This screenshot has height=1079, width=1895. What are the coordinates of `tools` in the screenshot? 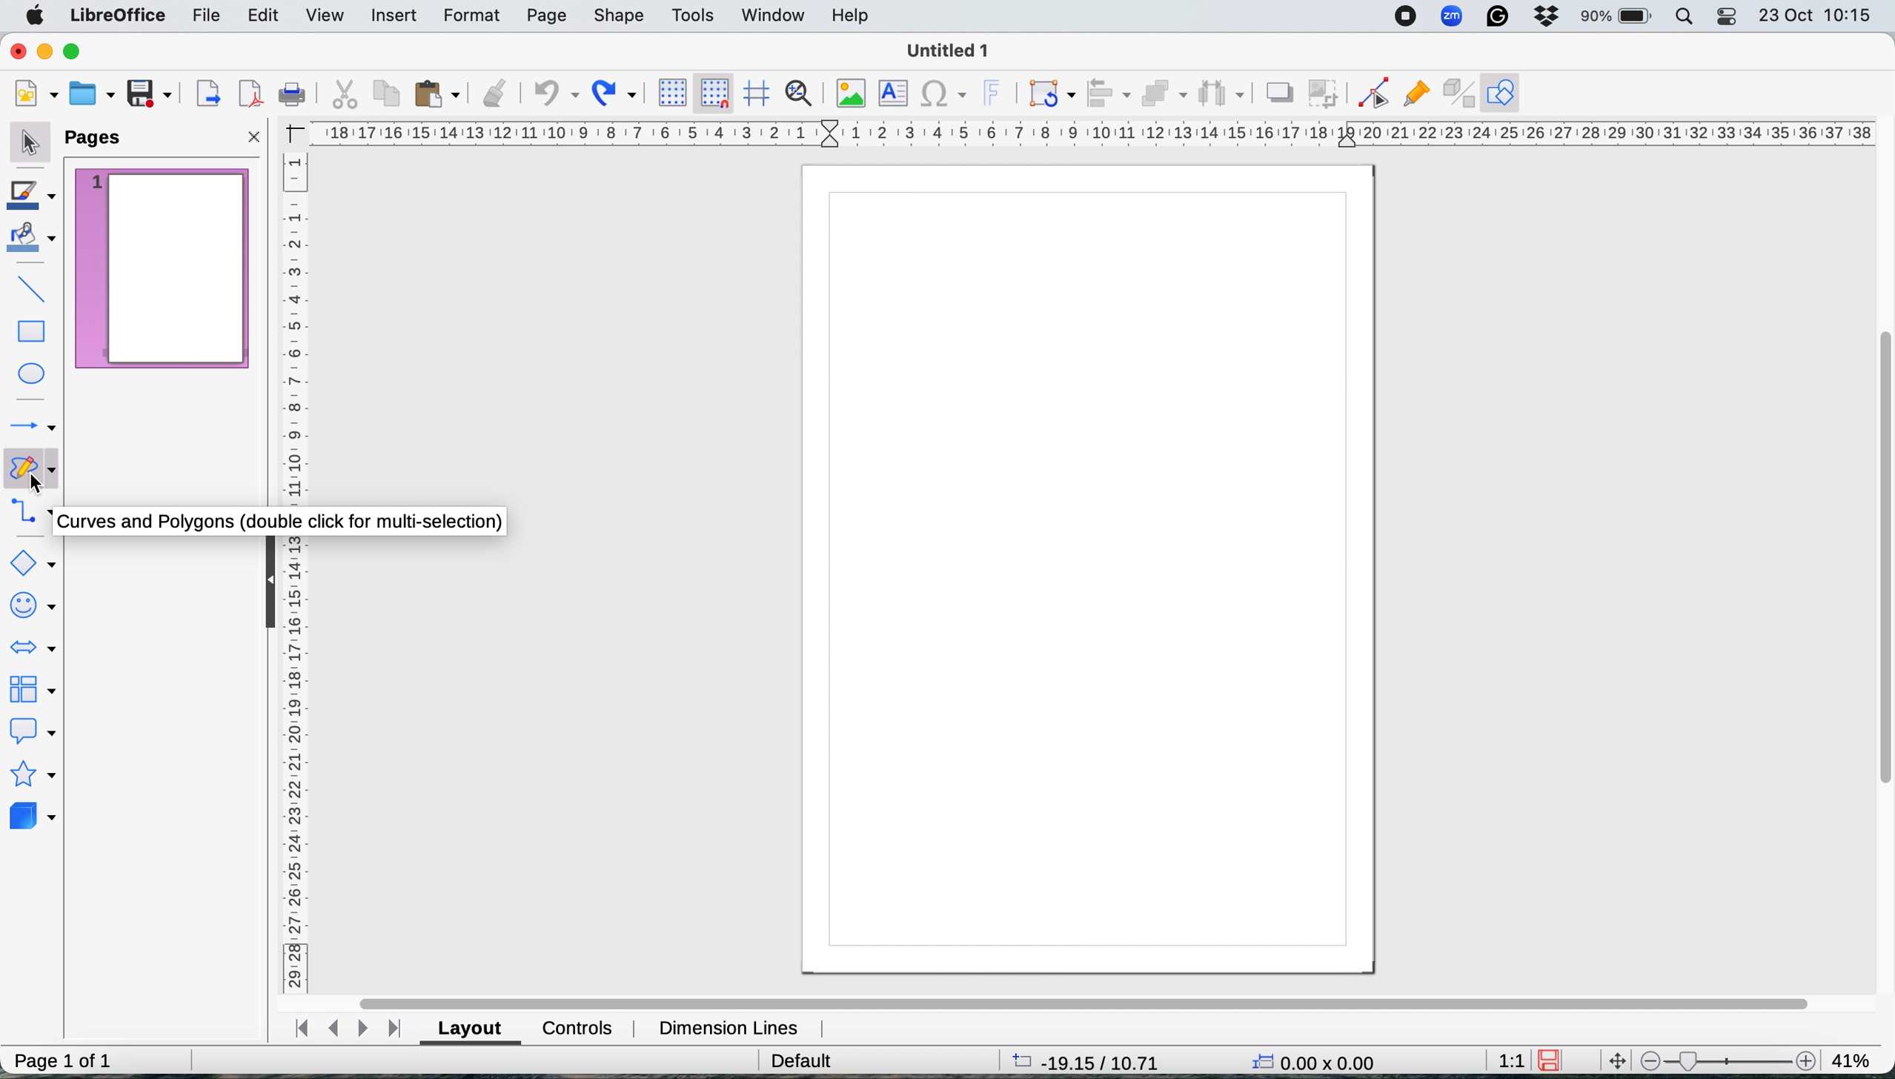 It's located at (697, 16).